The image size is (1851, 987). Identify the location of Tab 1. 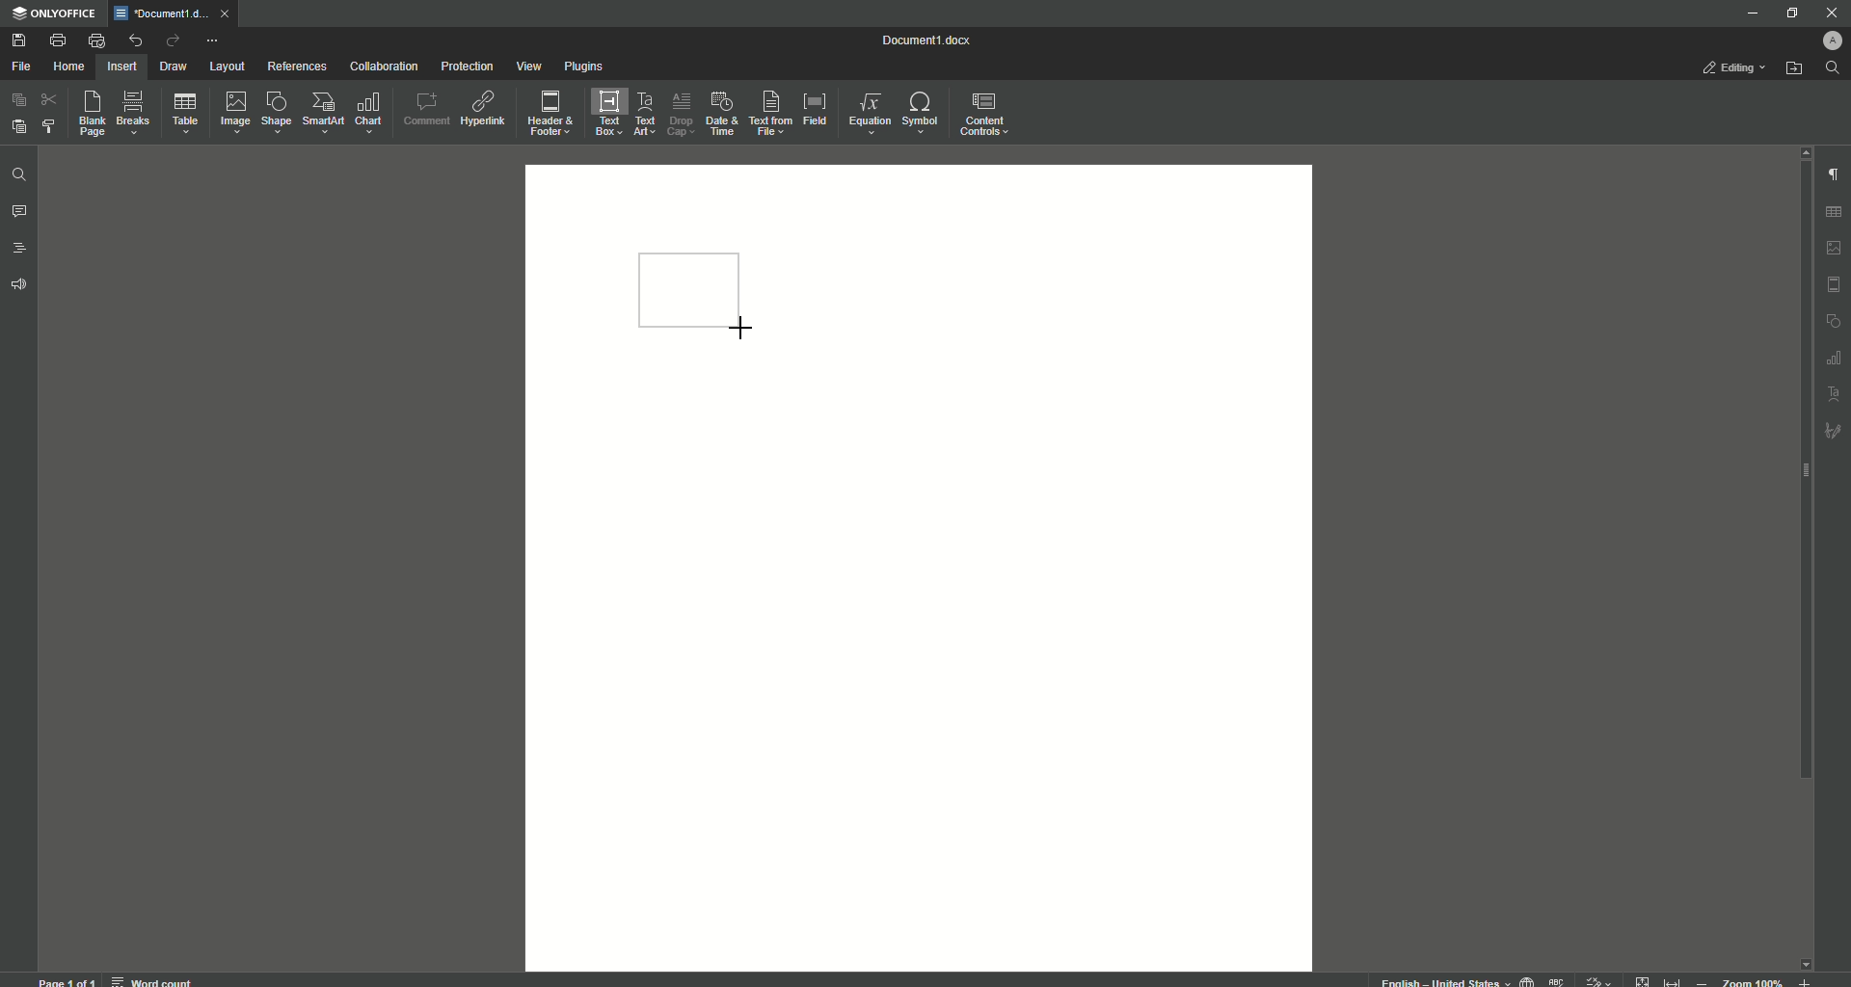
(164, 13).